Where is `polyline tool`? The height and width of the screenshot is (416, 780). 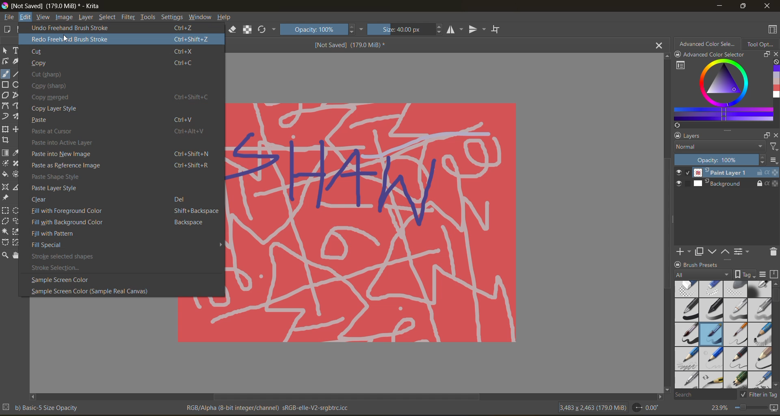 polyline tool is located at coordinates (16, 95).